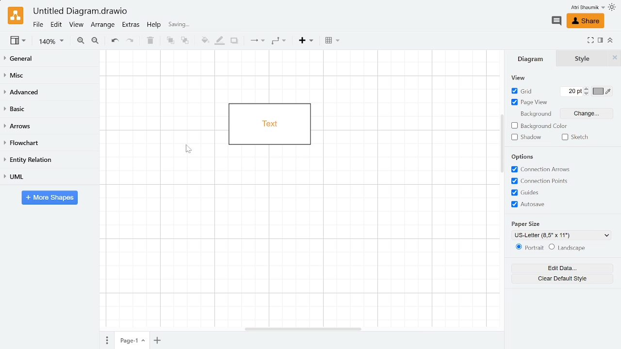  I want to click on Profile, so click(581, 7).